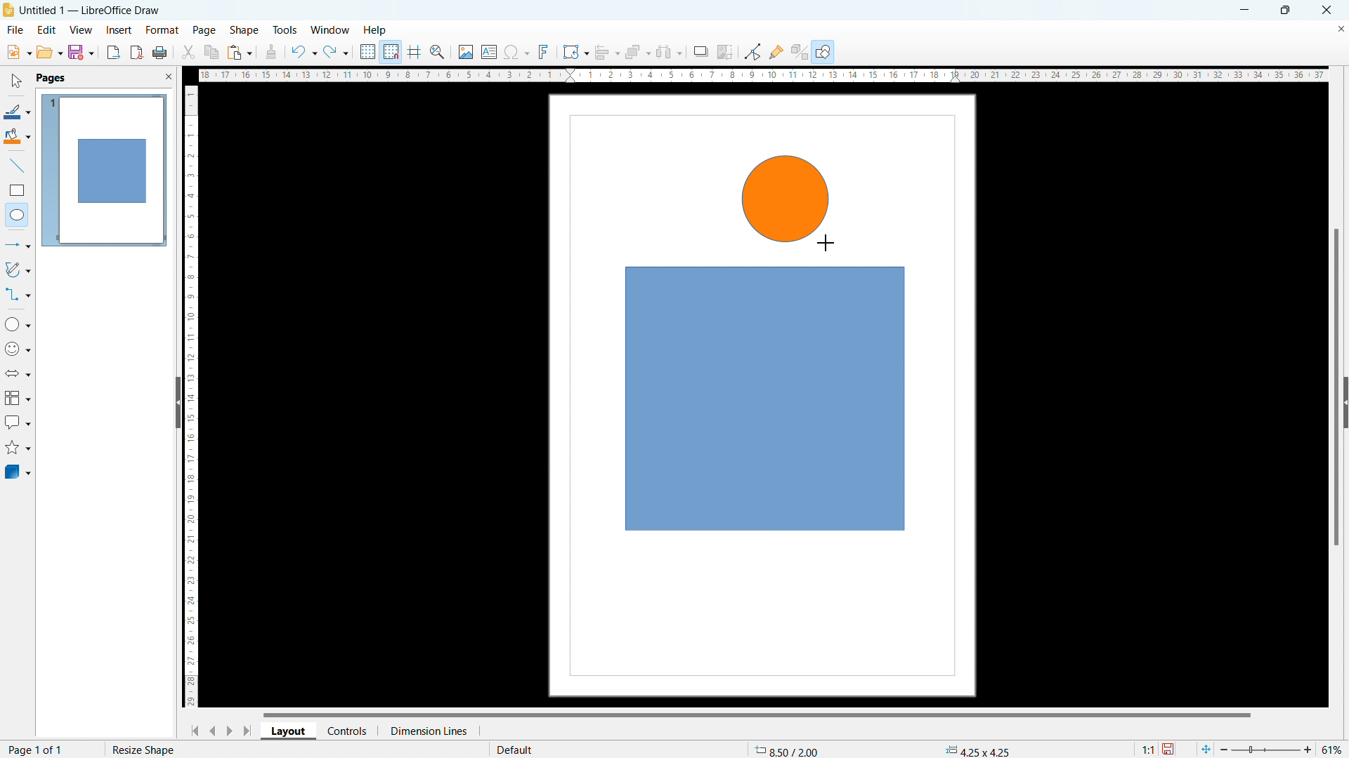 The height and width of the screenshot is (758, 1349). I want to click on flowchart, so click(18, 398).